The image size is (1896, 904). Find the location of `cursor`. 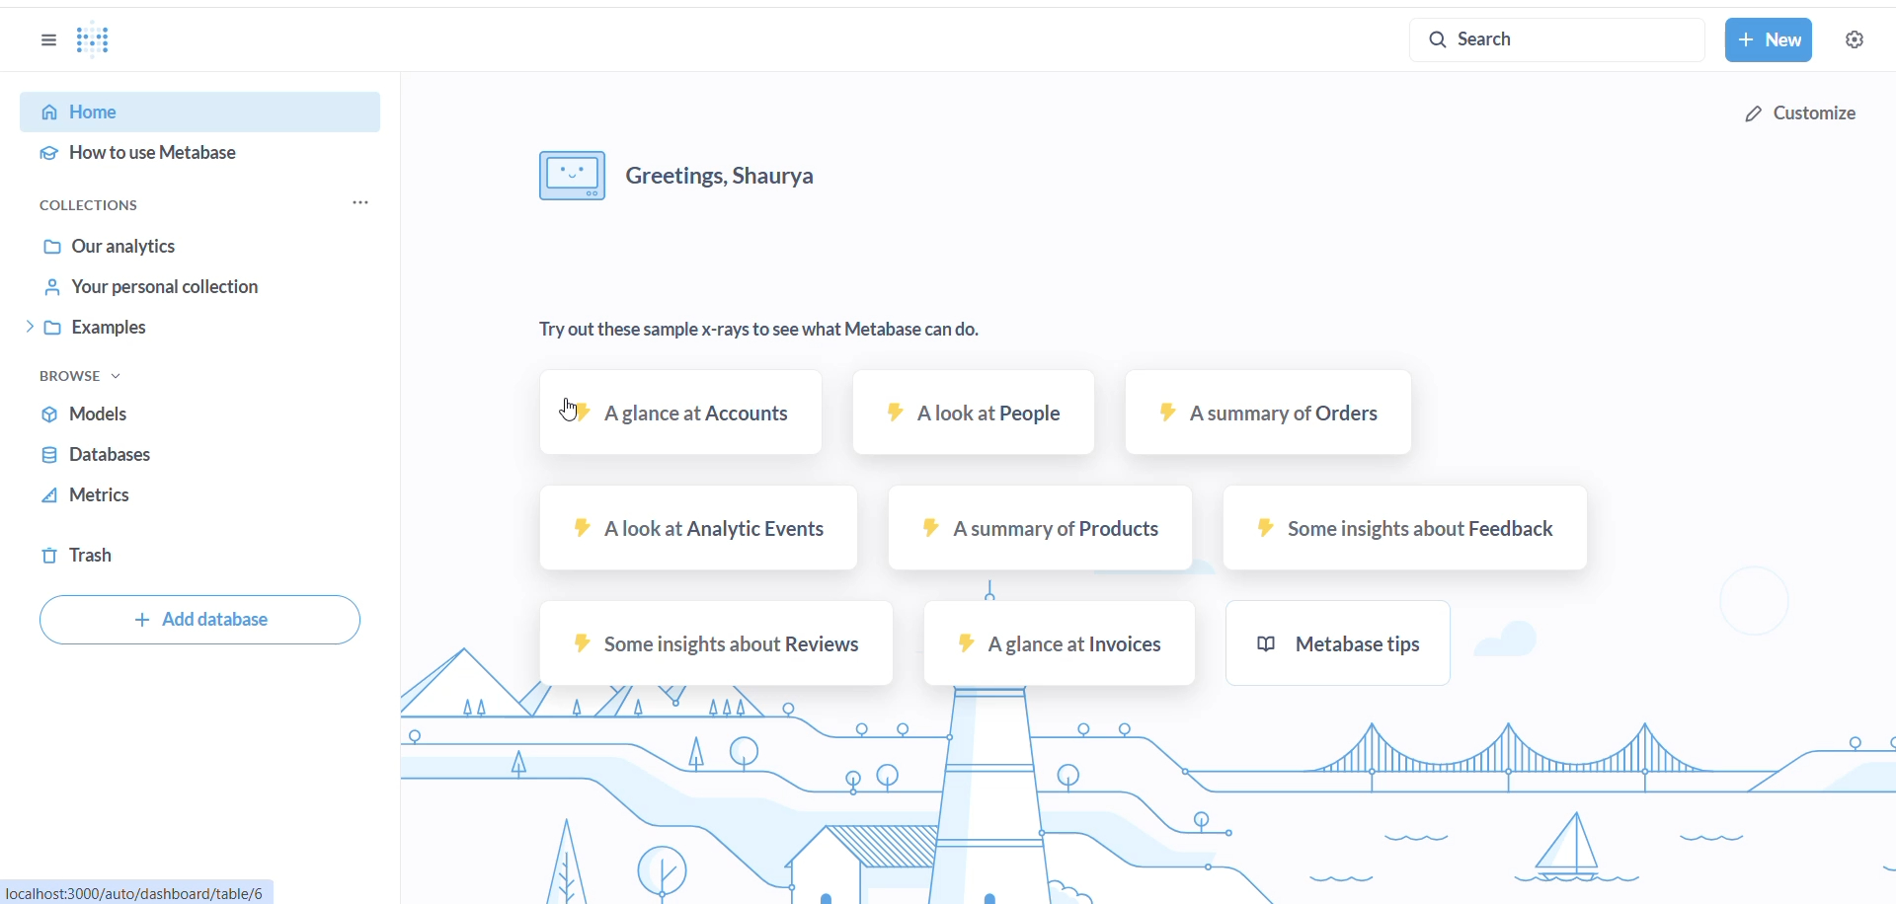

cursor is located at coordinates (571, 410).